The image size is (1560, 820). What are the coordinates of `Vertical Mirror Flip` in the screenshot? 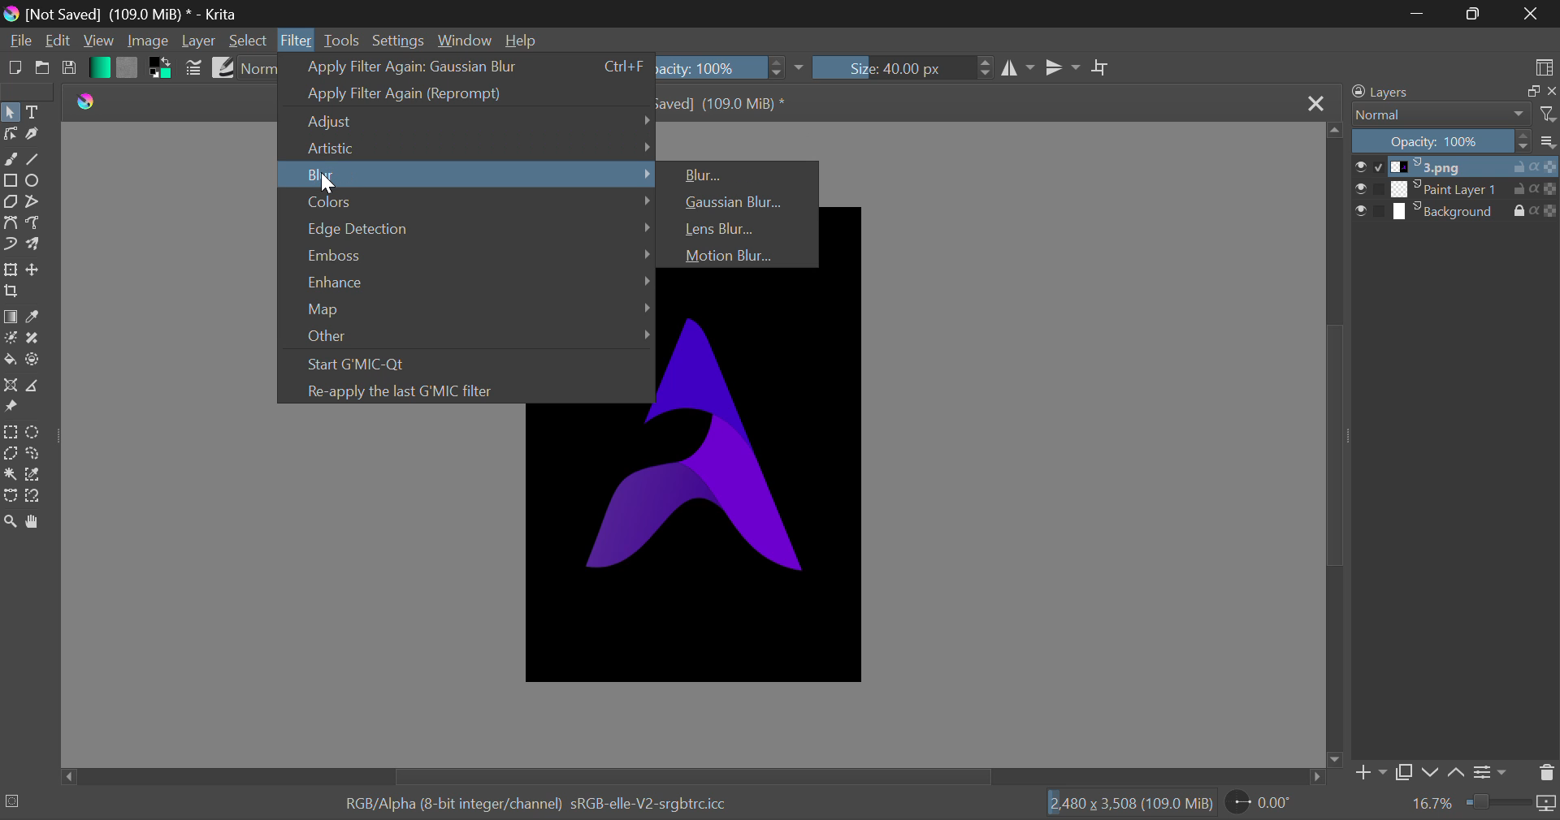 It's located at (1020, 70).